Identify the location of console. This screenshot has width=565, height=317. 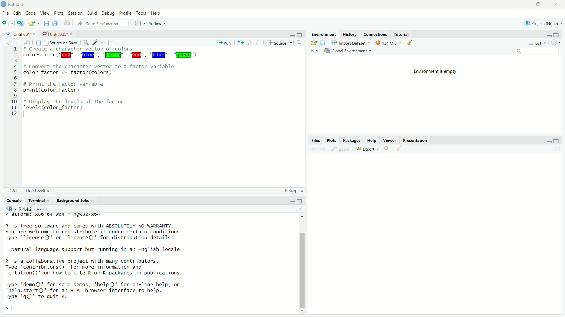
(12, 200).